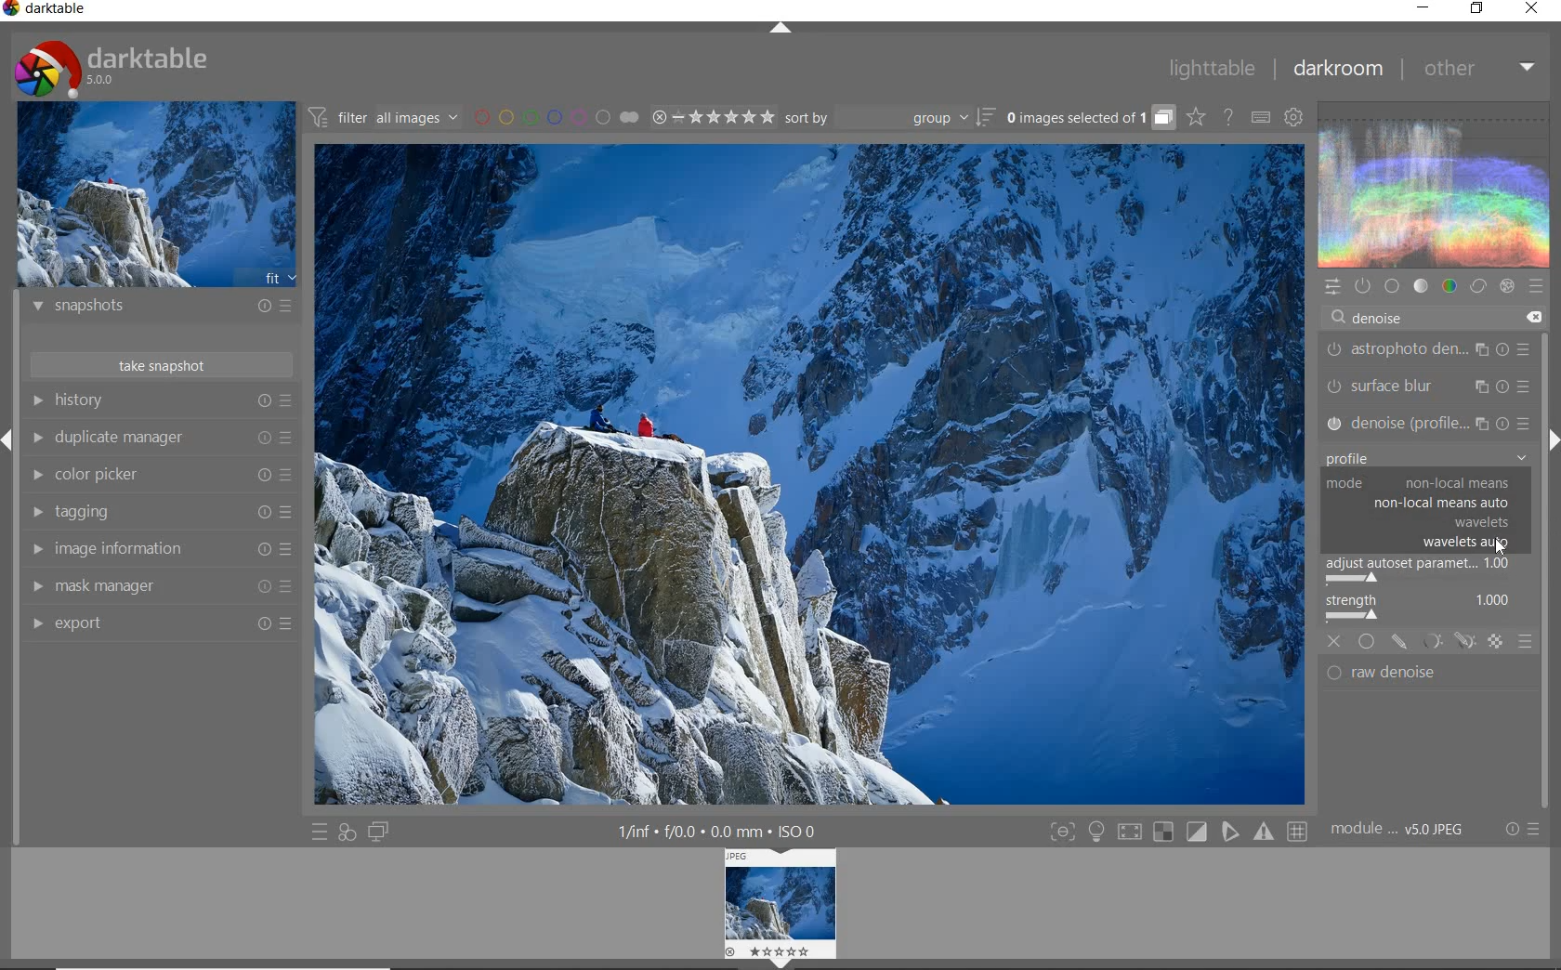 The image size is (1561, 970). Describe the element at coordinates (159, 587) in the screenshot. I see `mask manager` at that location.